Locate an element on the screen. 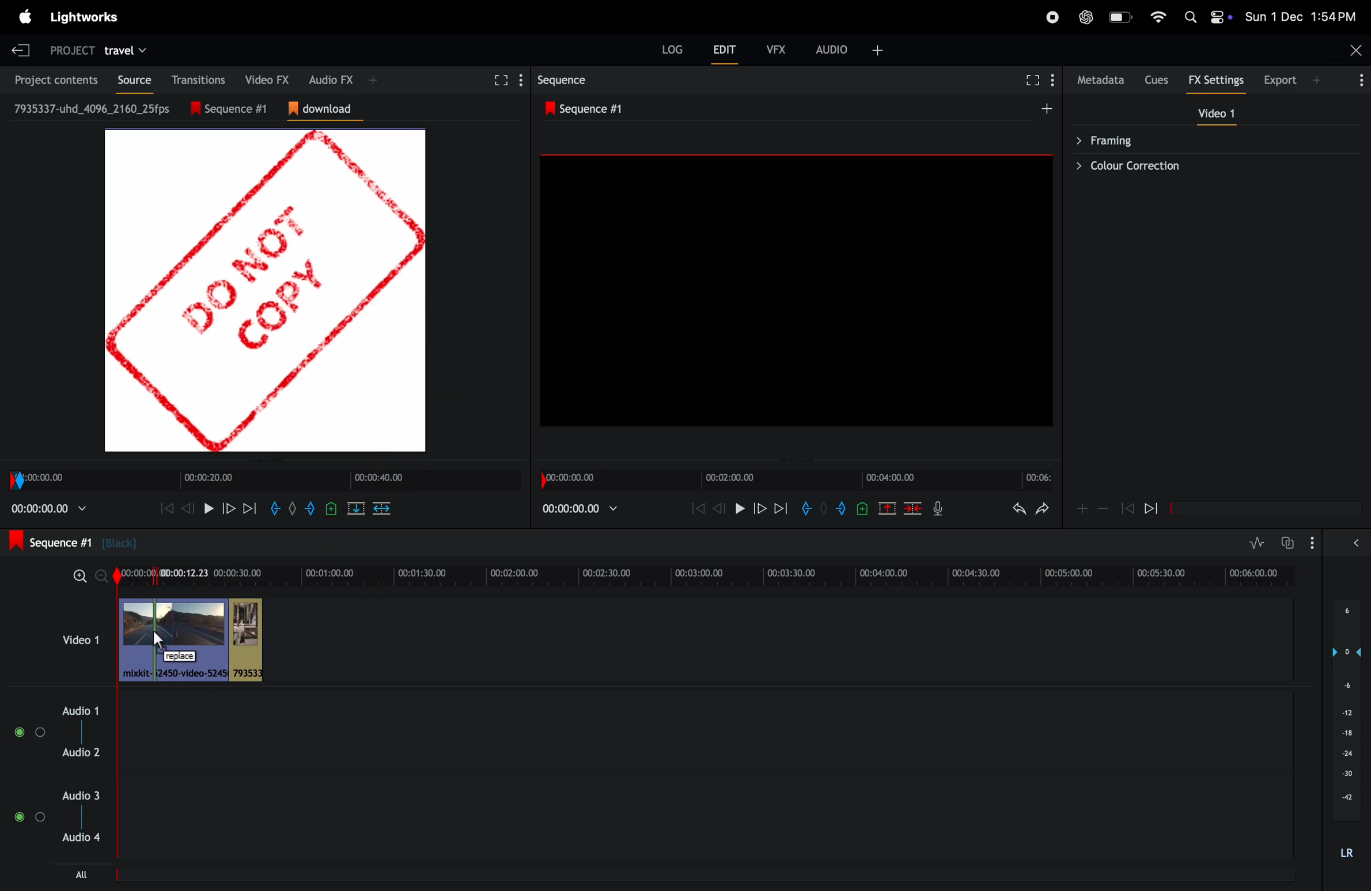 Image resolution: width=1371 pixels, height=891 pixels. add out is located at coordinates (843, 508).